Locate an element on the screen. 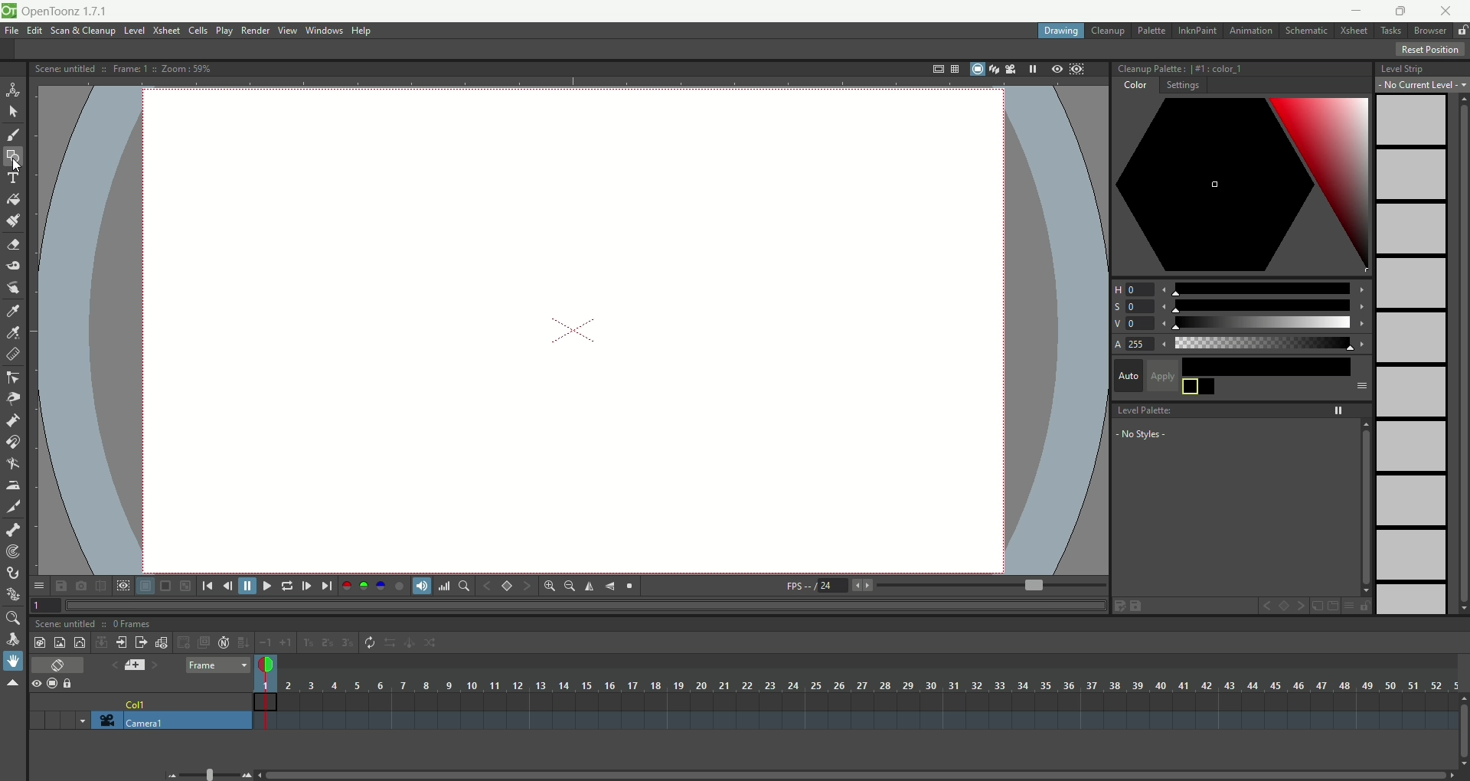 The width and height of the screenshot is (1470, 781). green channel is located at coordinates (364, 586).